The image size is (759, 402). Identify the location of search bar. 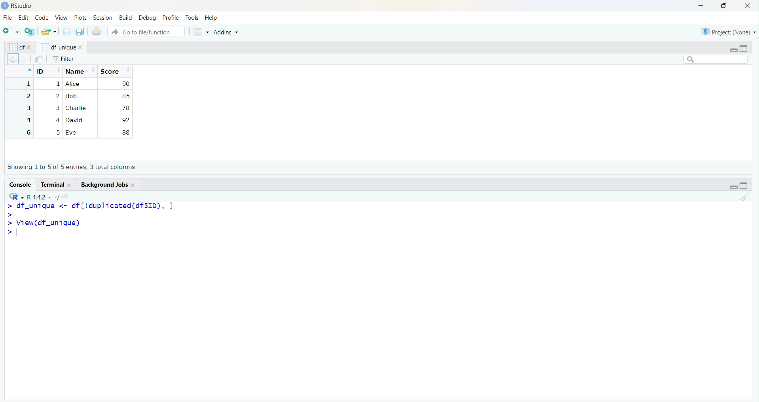
(716, 59).